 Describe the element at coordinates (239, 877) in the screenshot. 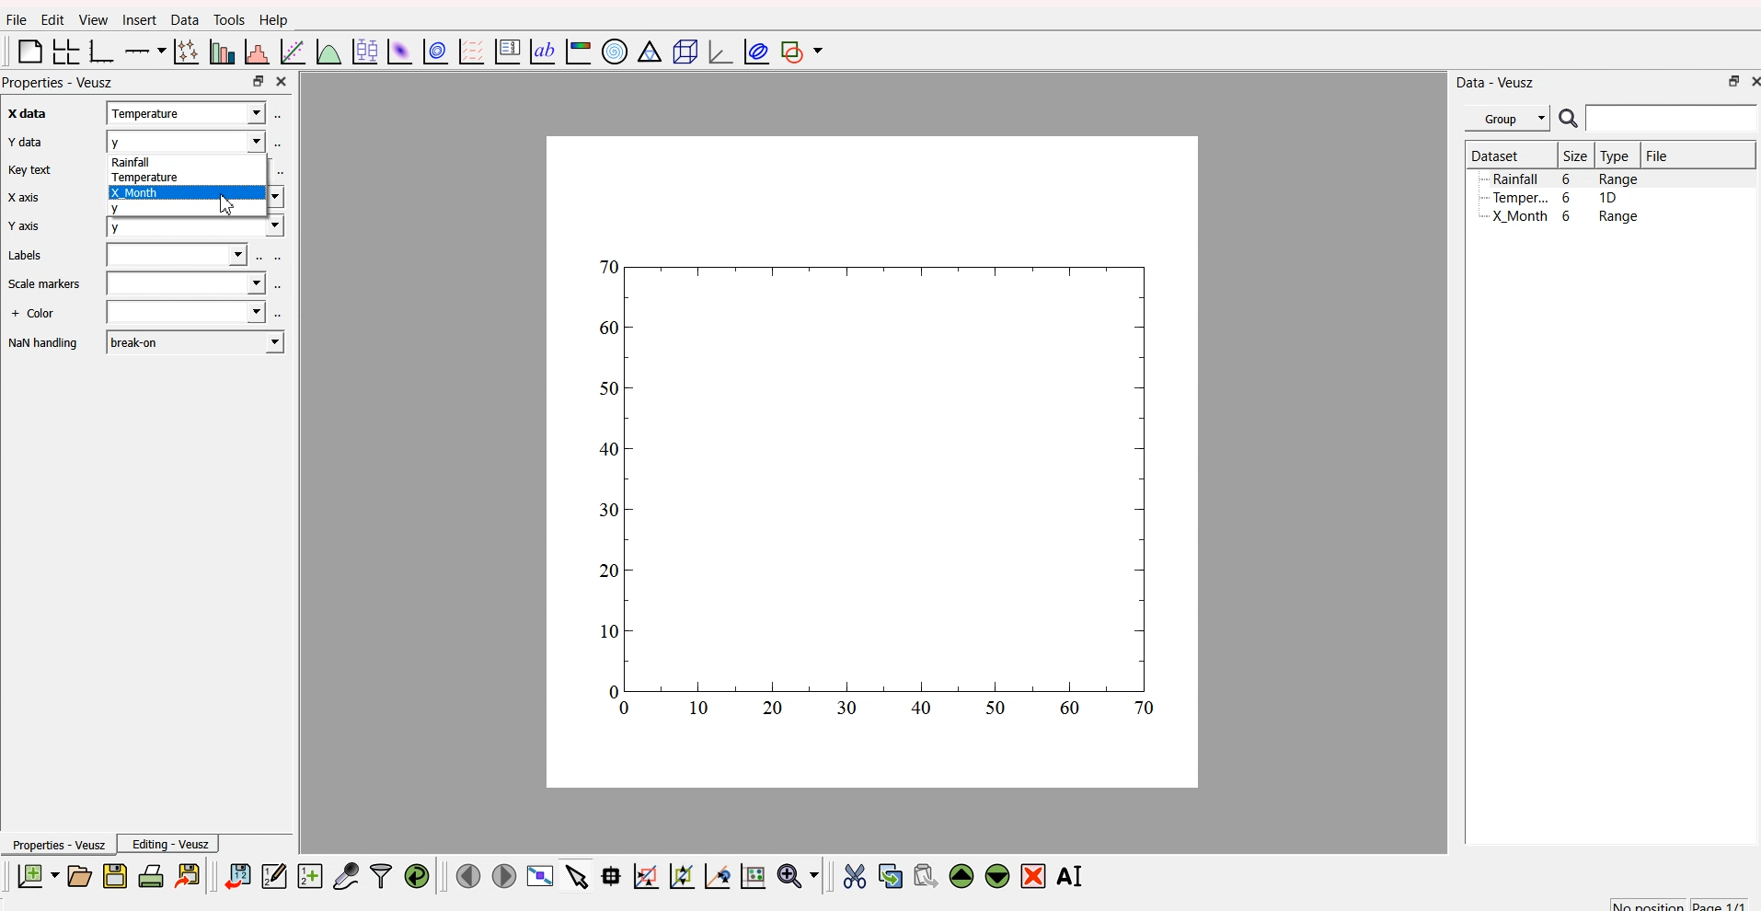

I see `import data` at that location.